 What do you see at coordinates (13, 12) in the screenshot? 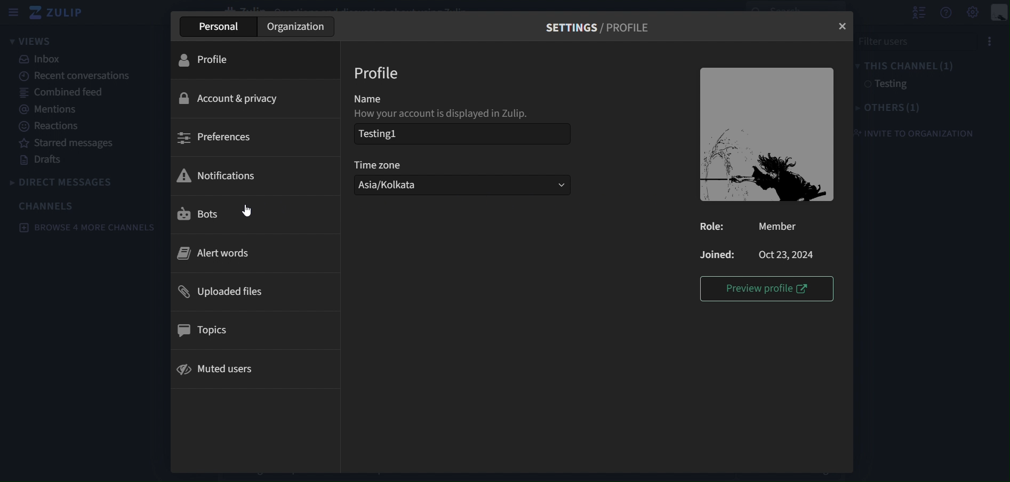
I see `sidebar` at bounding box center [13, 12].